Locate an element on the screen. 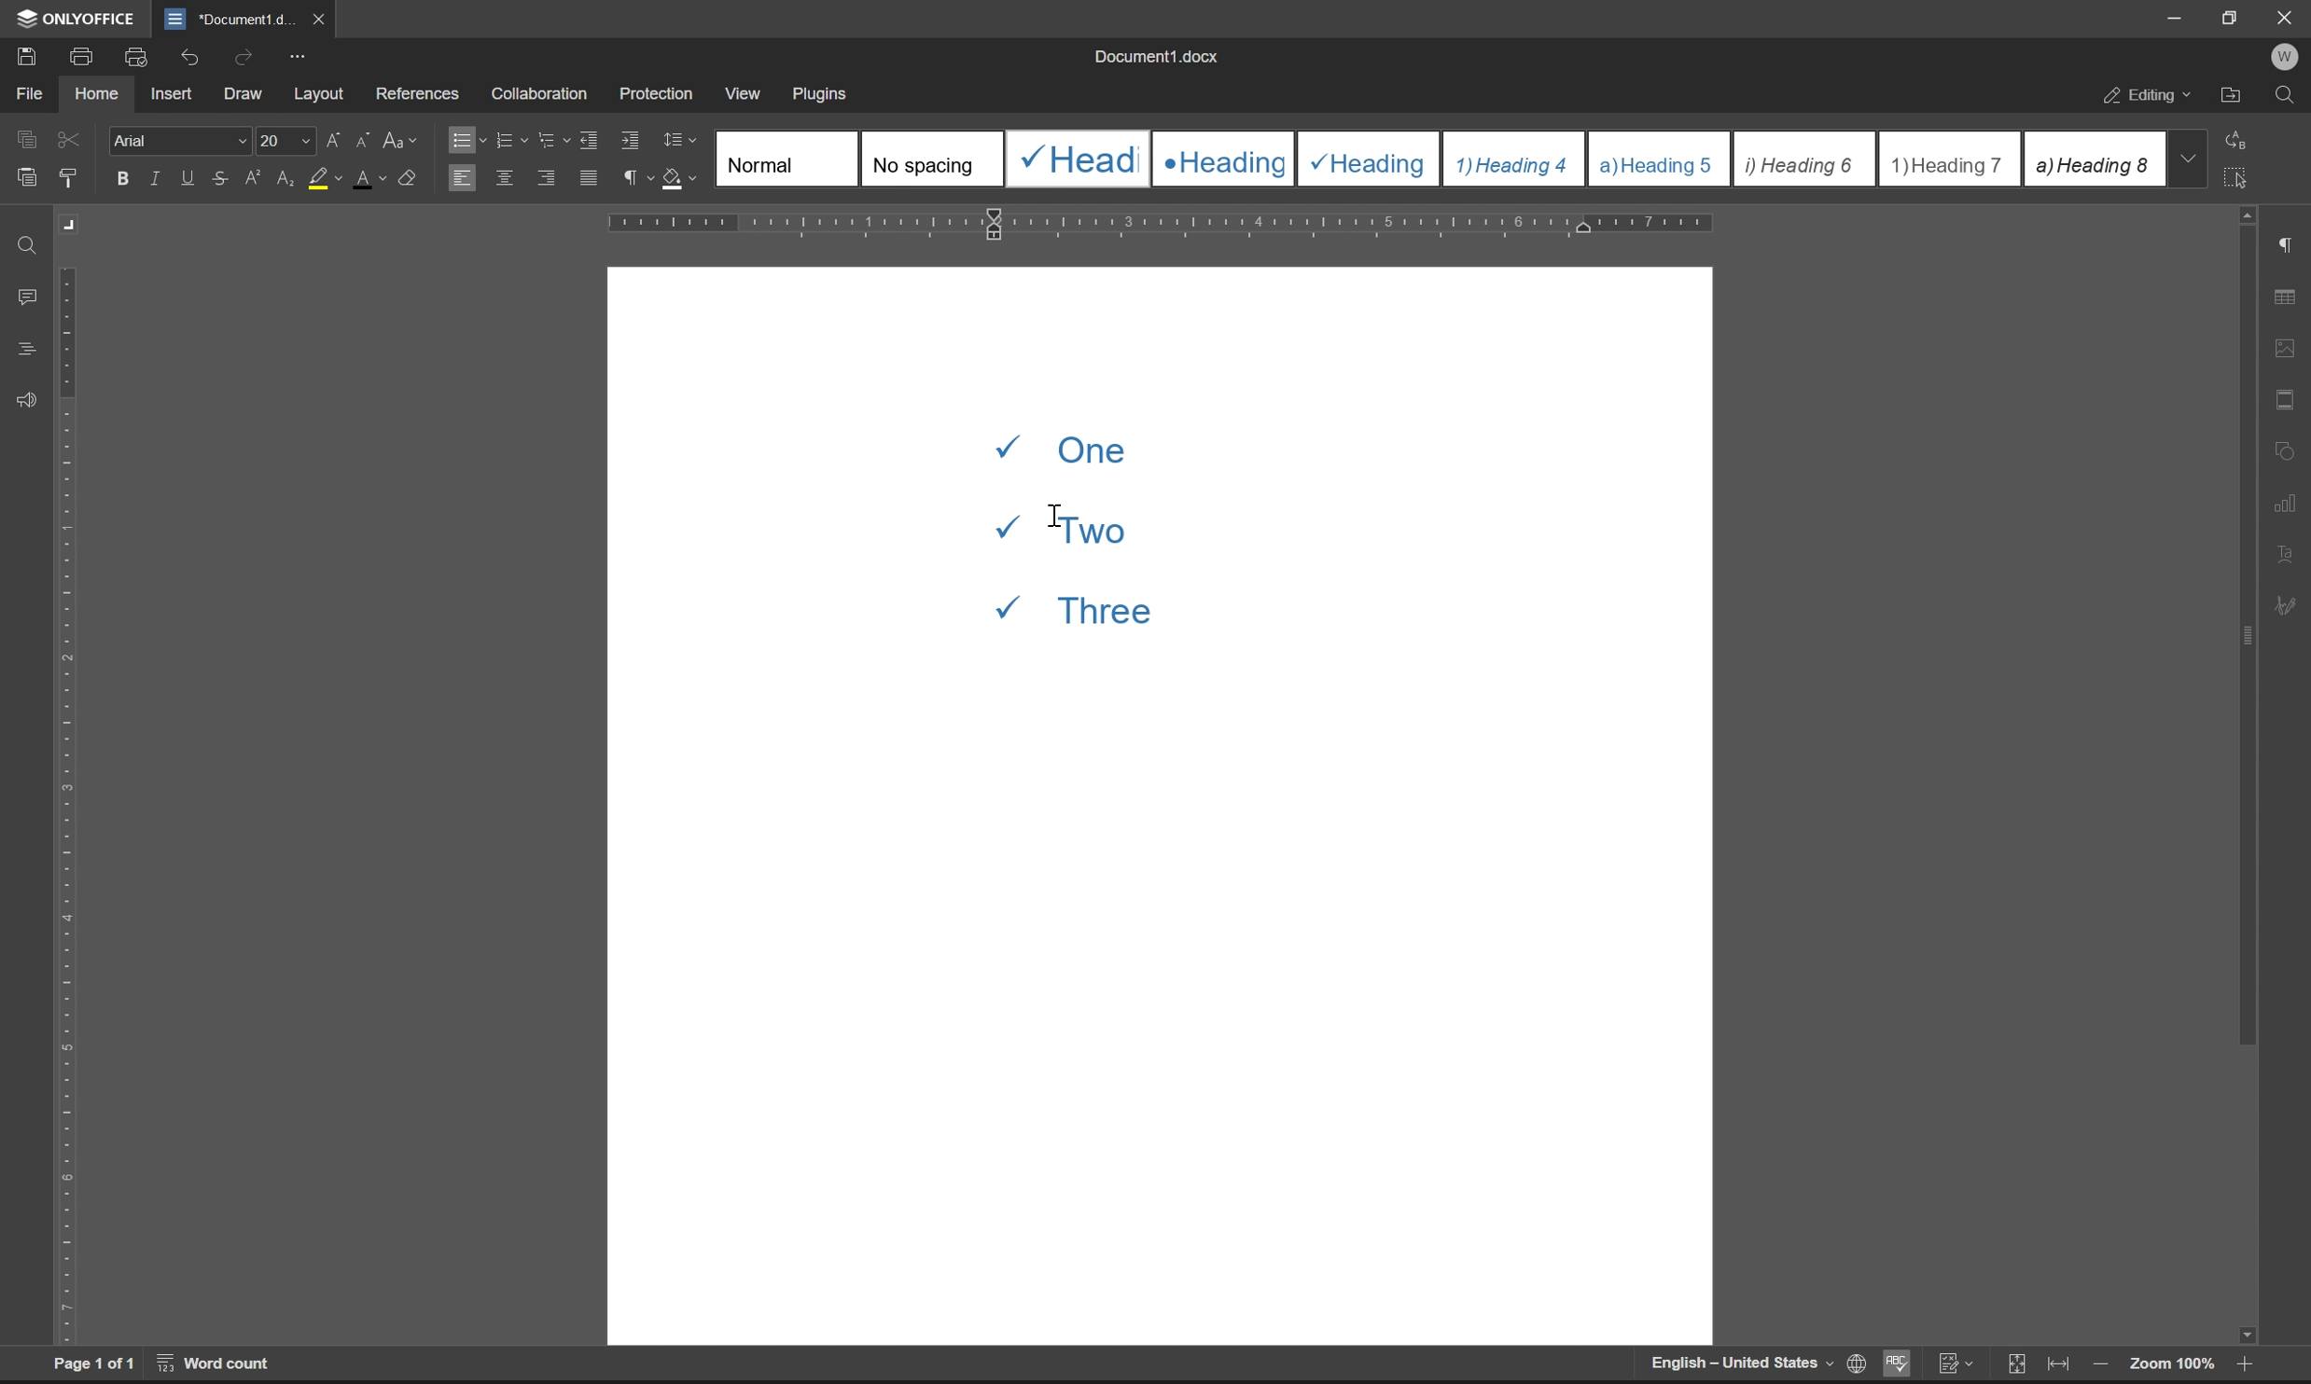  shape settings is located at coordinates (2285, 446).